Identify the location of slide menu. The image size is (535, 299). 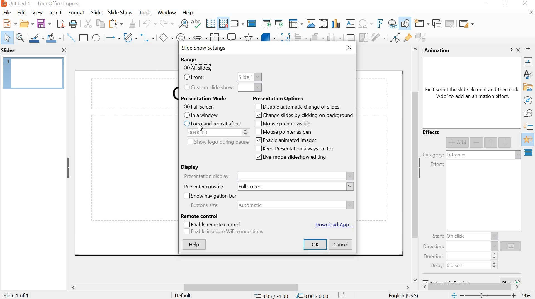
(96, 13).